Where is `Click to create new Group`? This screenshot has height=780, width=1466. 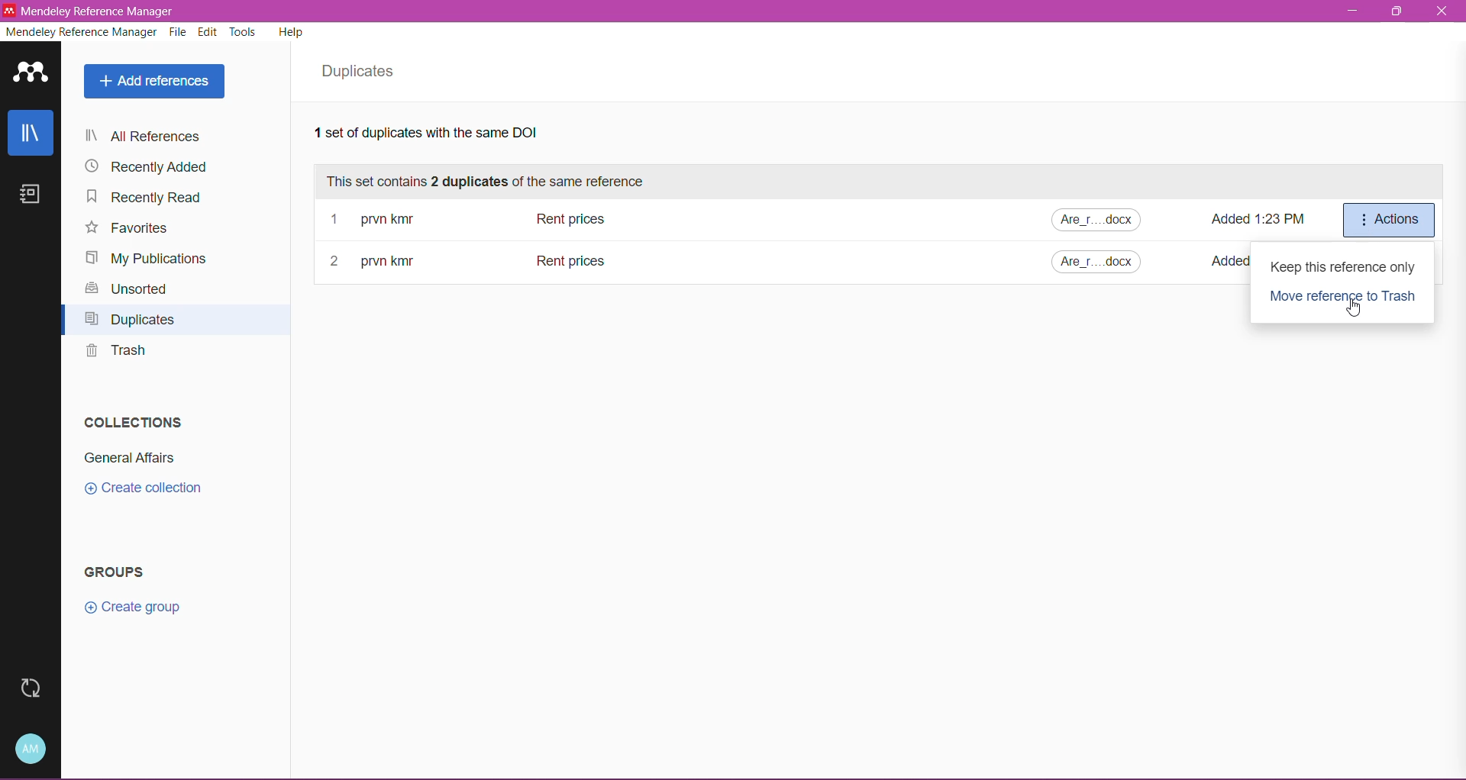 Click to create new Group is located at coordinates (134, 605).